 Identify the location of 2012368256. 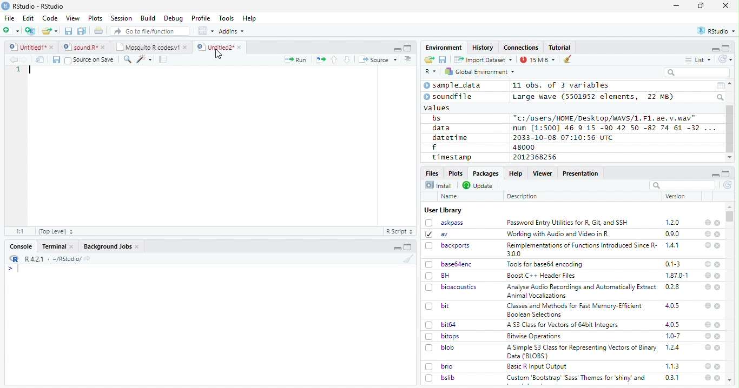
(537, 157).